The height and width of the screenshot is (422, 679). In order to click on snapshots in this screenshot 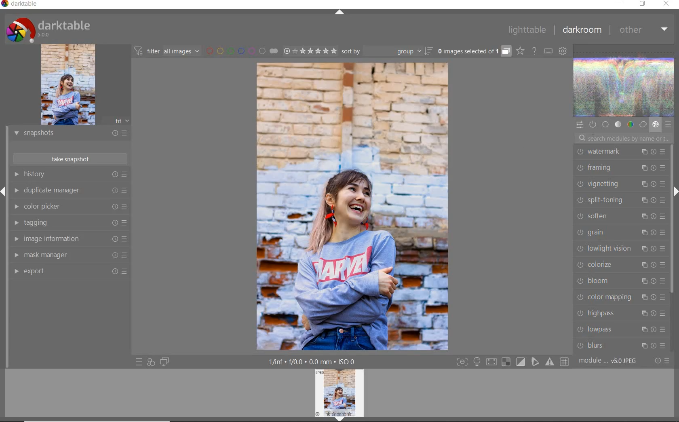, I will do `click(70, 135)`.